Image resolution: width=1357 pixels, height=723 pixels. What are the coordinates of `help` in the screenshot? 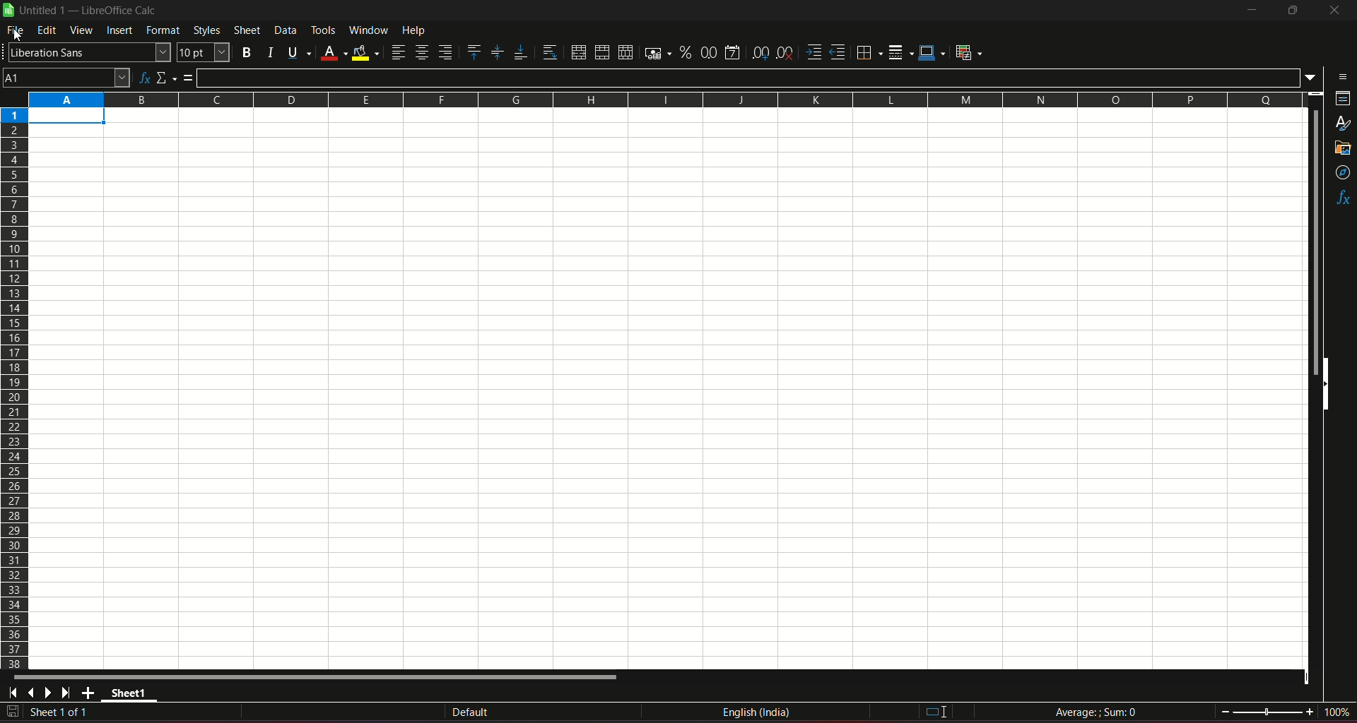 It's located at (423, 31).